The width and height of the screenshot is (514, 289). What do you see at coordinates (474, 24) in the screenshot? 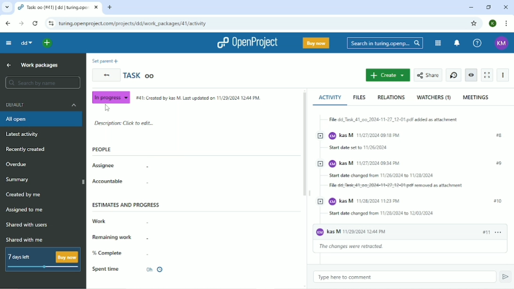
I see `Bookmark this tab` at bounding box center [474, 24].